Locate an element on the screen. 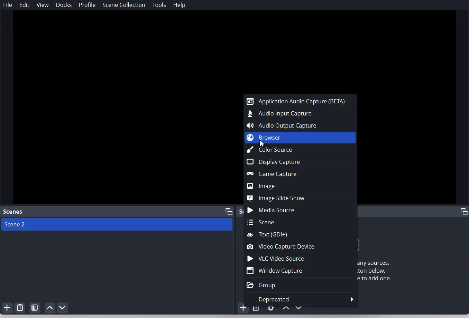 Image resolution: width=469 pixels, height=318 pixels. Move Source up is located at coordinates (285, 309).